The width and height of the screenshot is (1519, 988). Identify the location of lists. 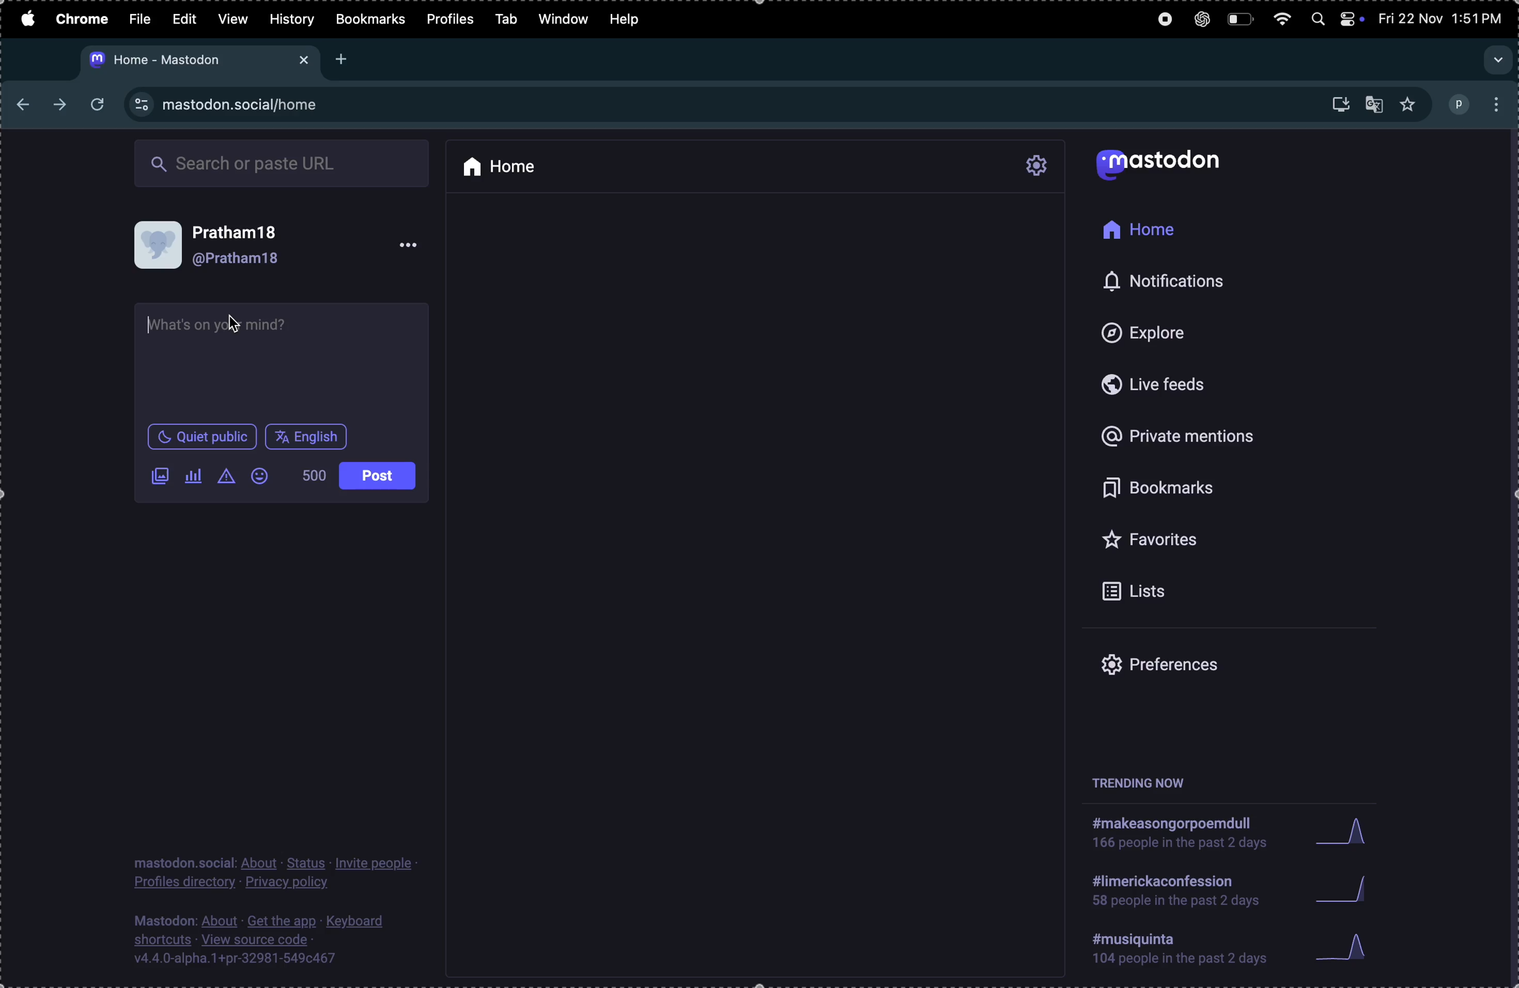
(1185, 592).